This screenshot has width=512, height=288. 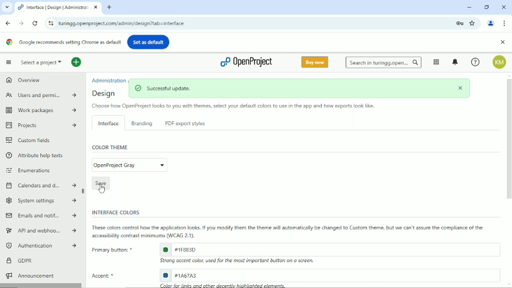 What do you see at coordinates (39, 96) in the screenshot?
I see `Users and permissions` at bounding box center [39, 96].